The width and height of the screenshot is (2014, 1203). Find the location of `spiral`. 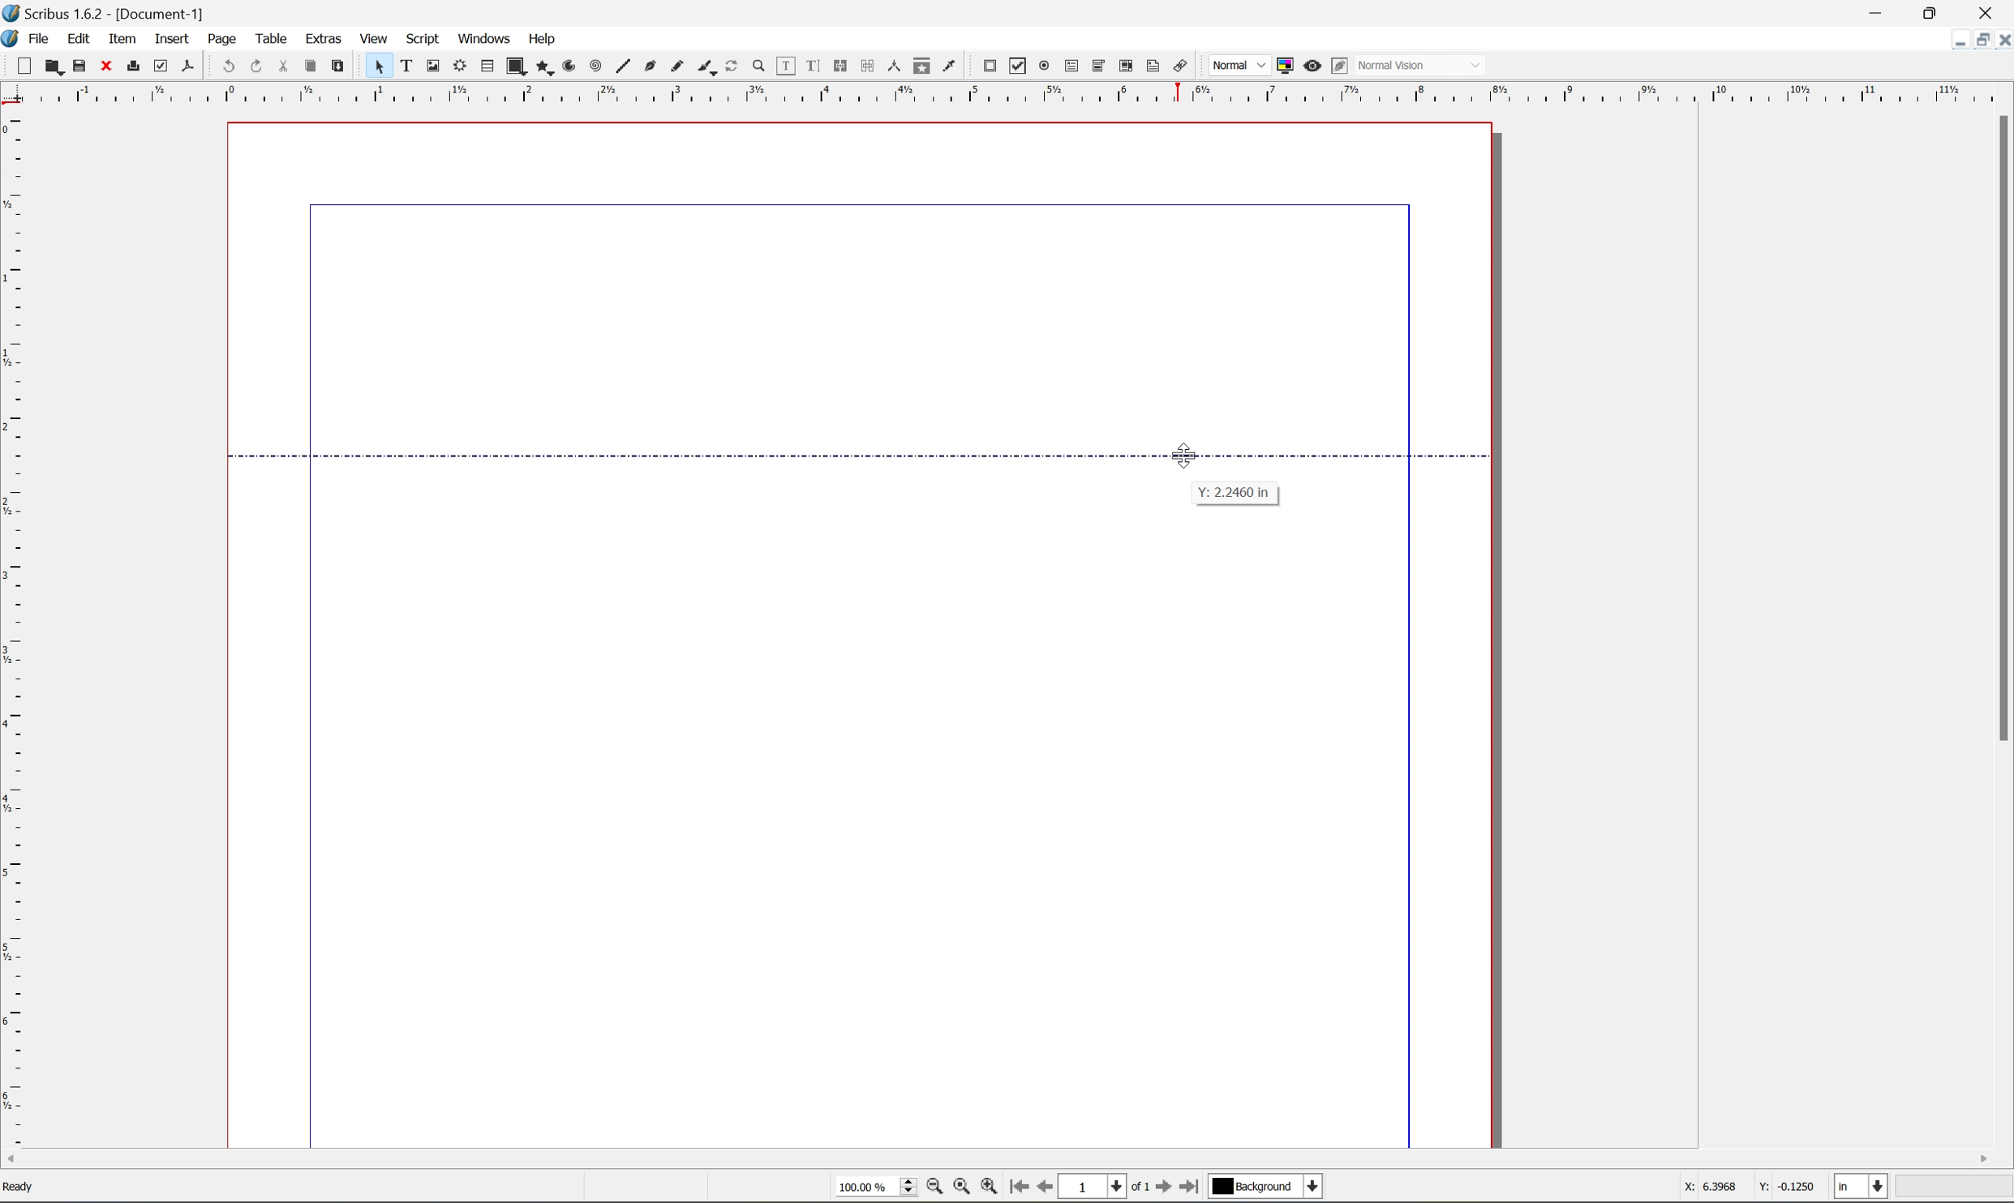

spiral is located at coordinates (595, 67).